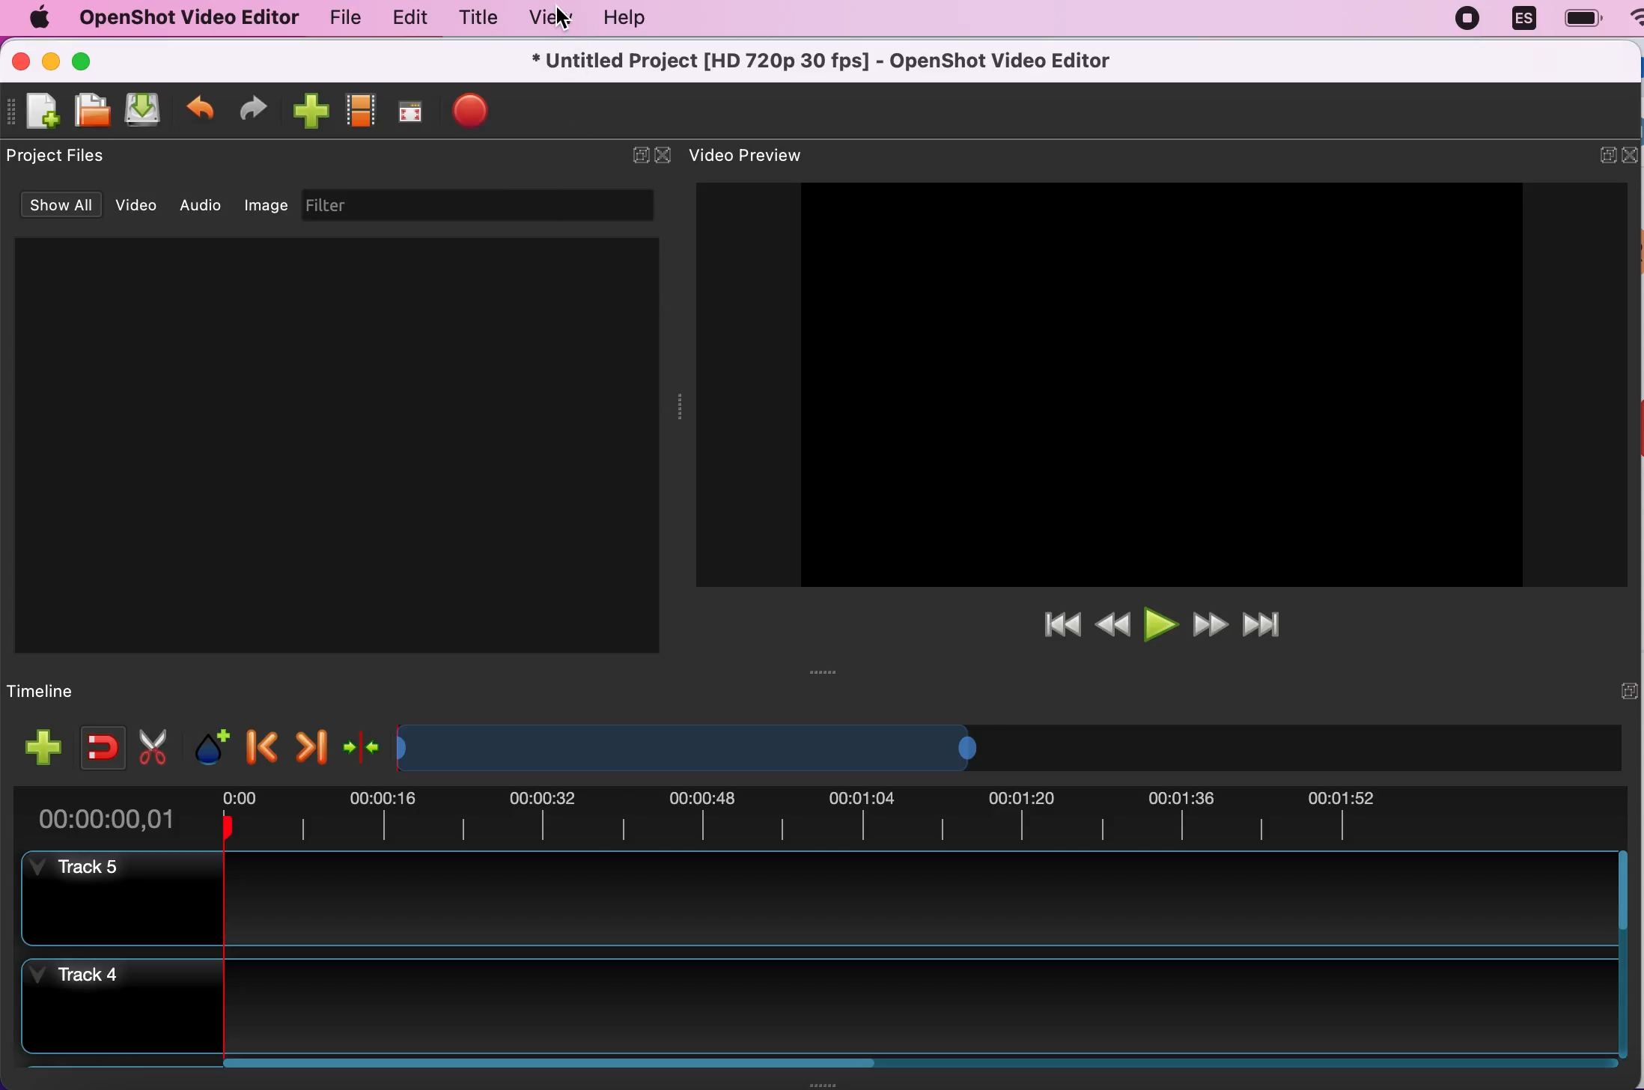 This screenshot has height=1090, width=1644. What do you see at coordinates (52, 64) in the screenshot?
I see `minimize` at bounding box center [52, 64].